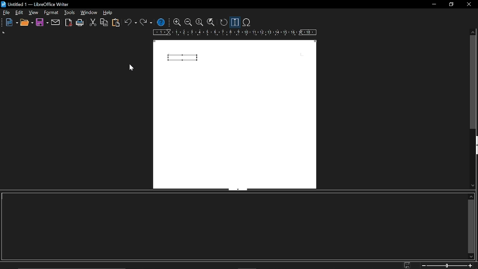 The image size is (478, 269). Describe the element at coordinates (475, 146) in the screenshot. I see `expand sidebar` at that location.